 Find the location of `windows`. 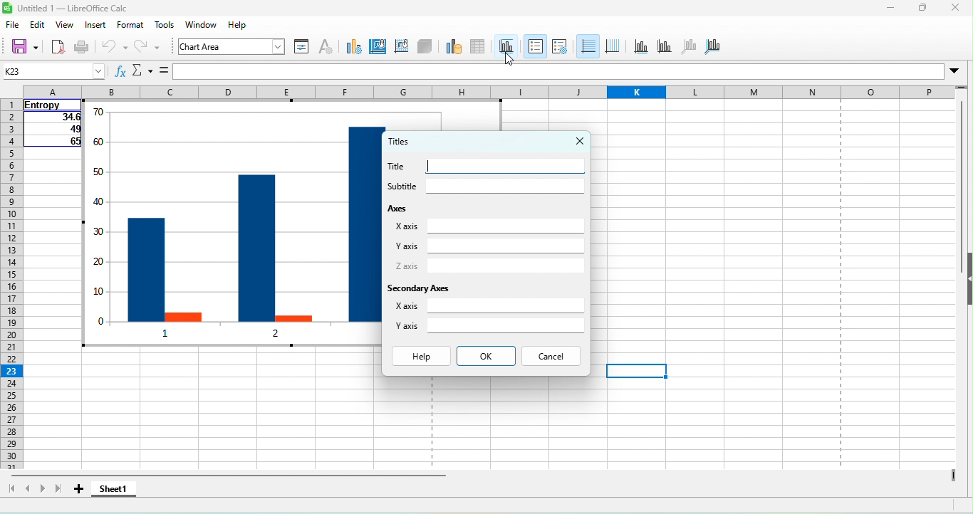

windows is located at coordinates (199, 27).